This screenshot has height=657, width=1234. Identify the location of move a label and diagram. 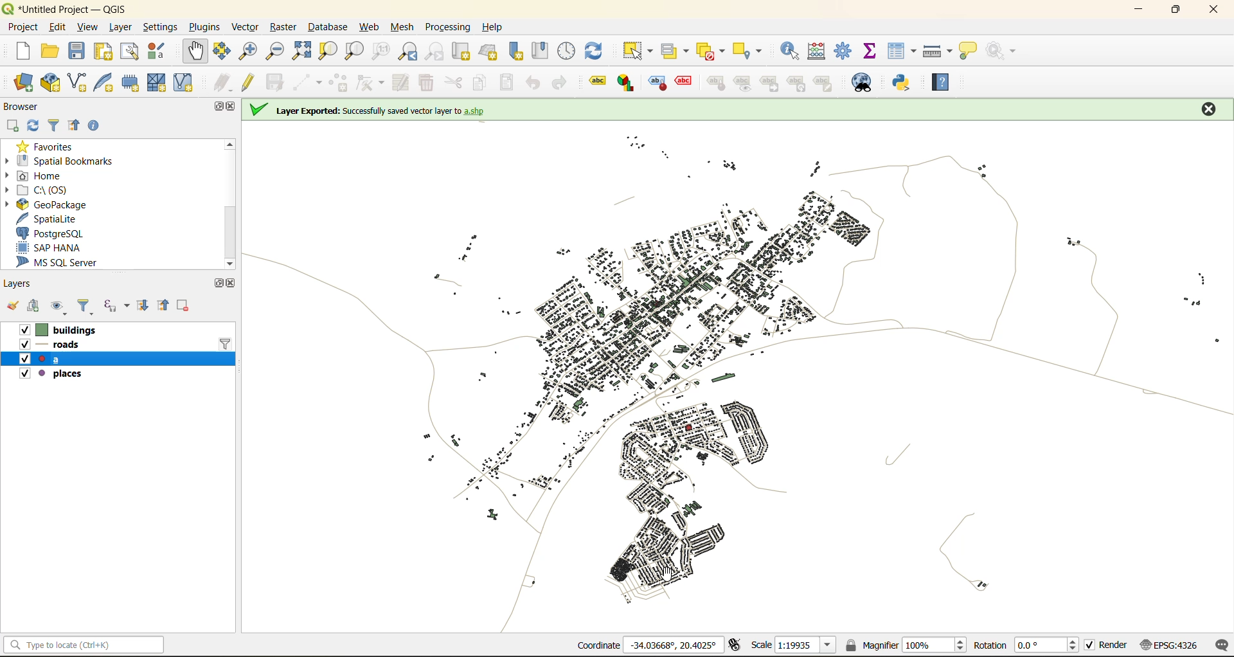
(770, 83).